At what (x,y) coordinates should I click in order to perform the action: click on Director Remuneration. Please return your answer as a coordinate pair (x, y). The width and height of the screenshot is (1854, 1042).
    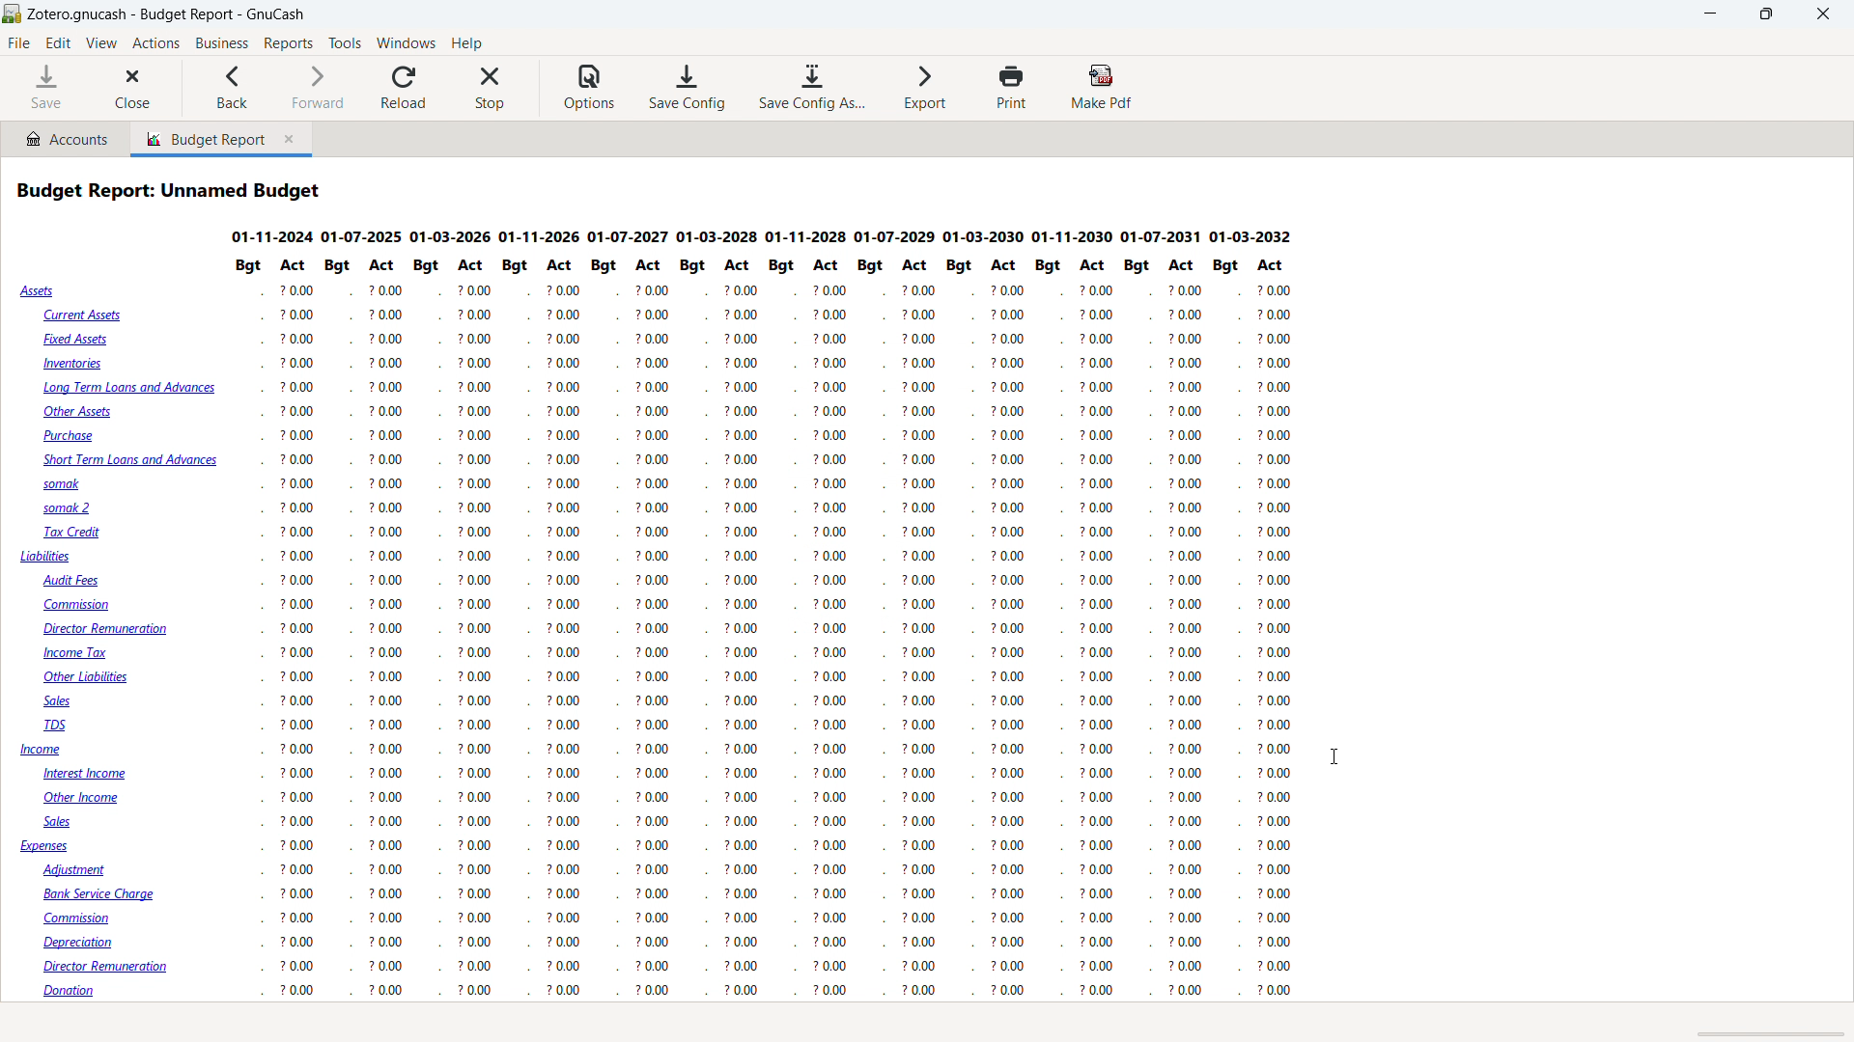
    Looking at the image, I should click on (113, 967).